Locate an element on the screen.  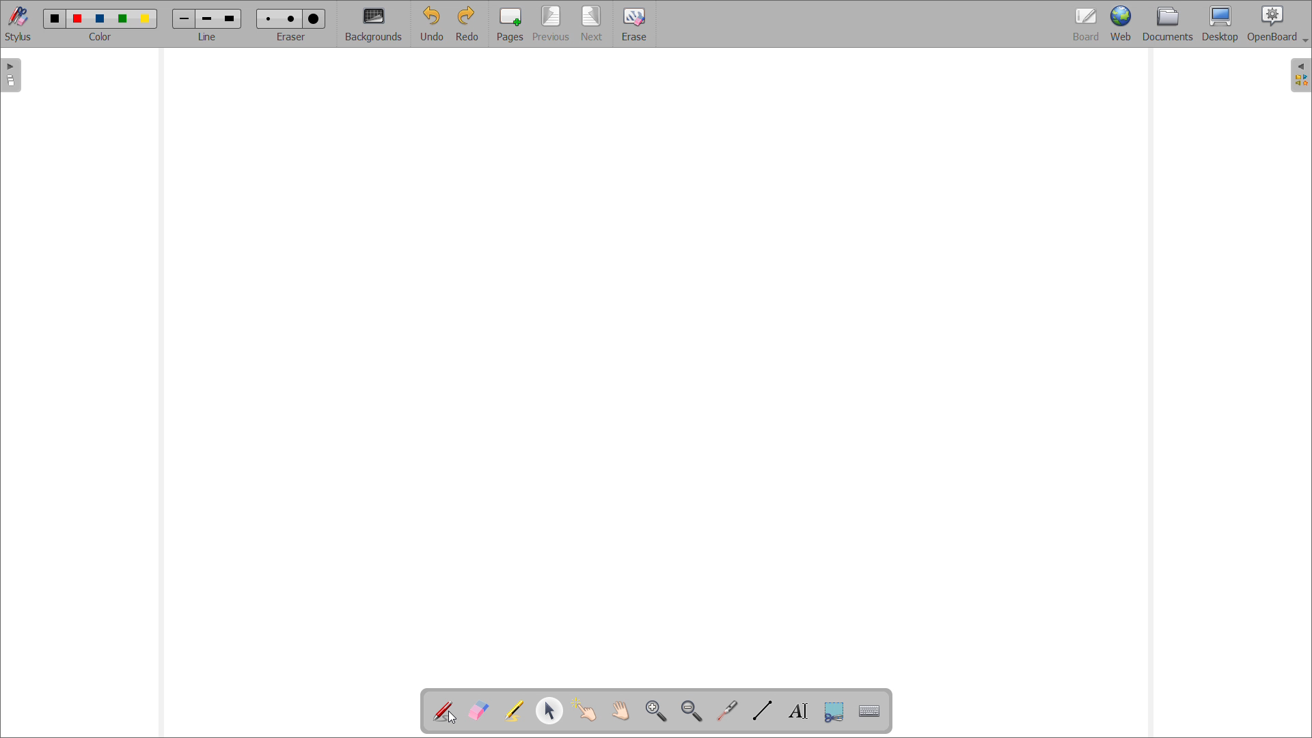
highlights is located at coordinates (515, 711).